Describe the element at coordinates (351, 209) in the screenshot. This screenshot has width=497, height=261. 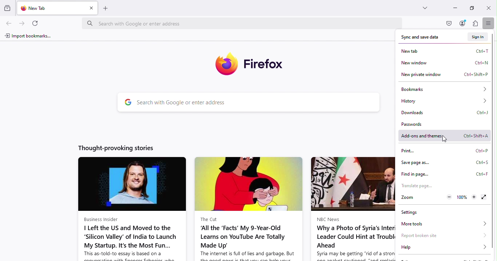
I see `news article from nbc news` at that location.